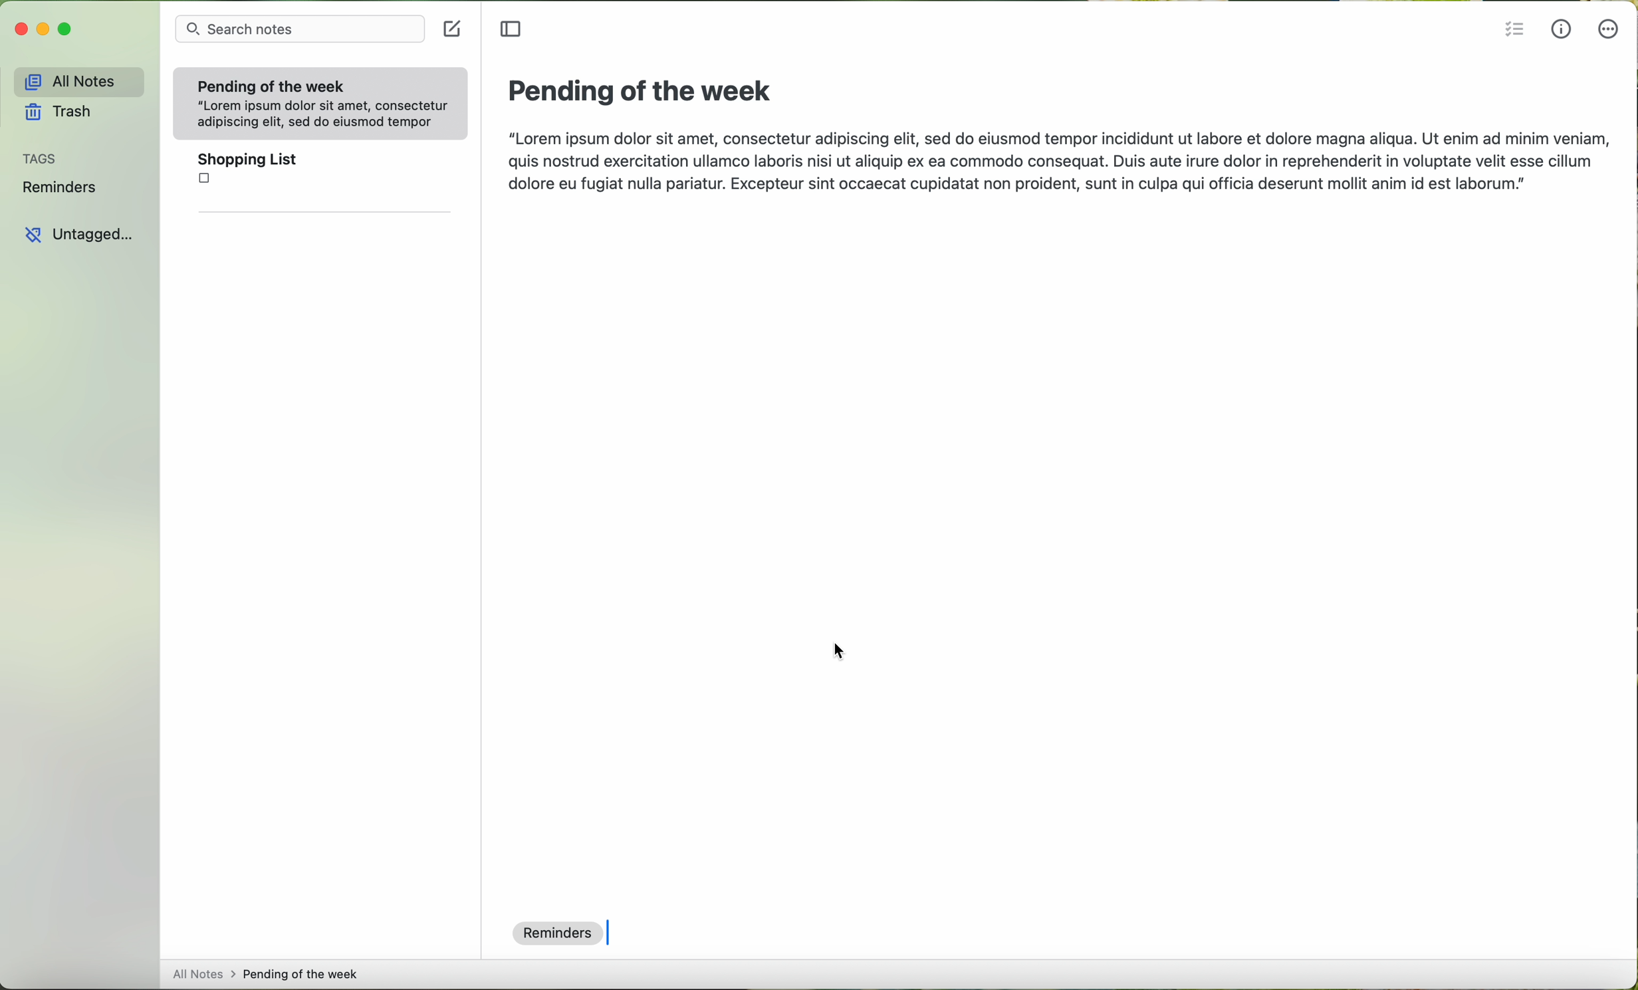  I want to click on untagged, so click(76, 234).